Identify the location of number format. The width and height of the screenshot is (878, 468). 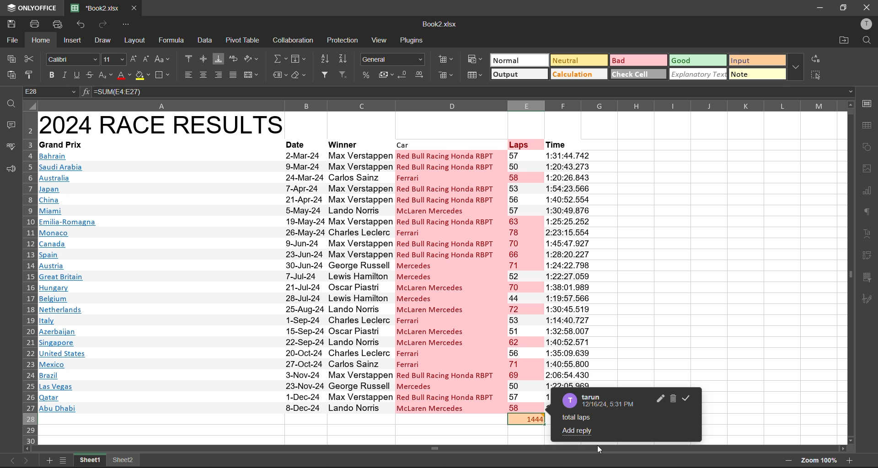
(392, 60).